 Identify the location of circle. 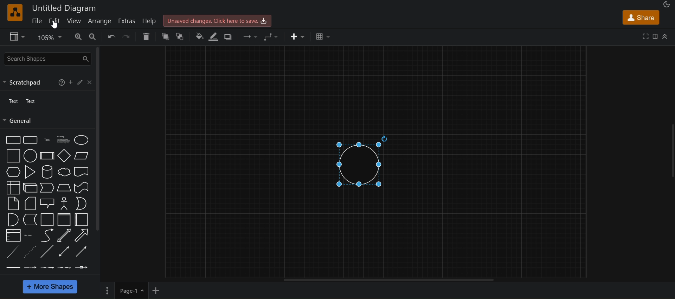
(30, 155).